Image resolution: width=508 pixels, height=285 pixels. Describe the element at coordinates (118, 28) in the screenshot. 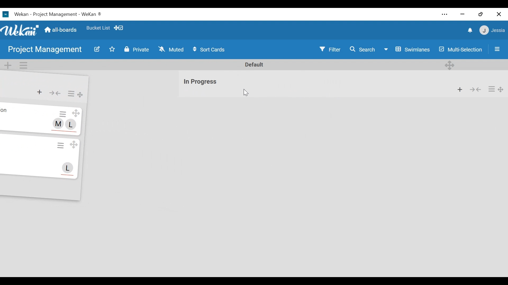

I see `Show Desktop drag handles` at that location.